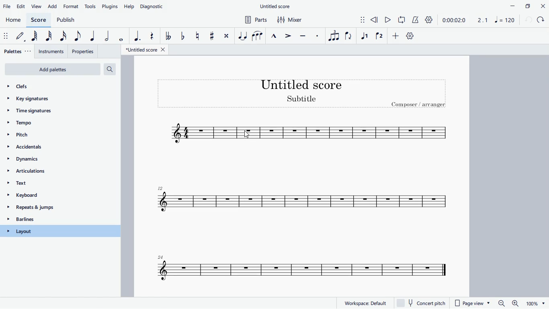 Image resolution: width=549 pixels, height=309 pixels. I want to click on move, so click(358, 19).